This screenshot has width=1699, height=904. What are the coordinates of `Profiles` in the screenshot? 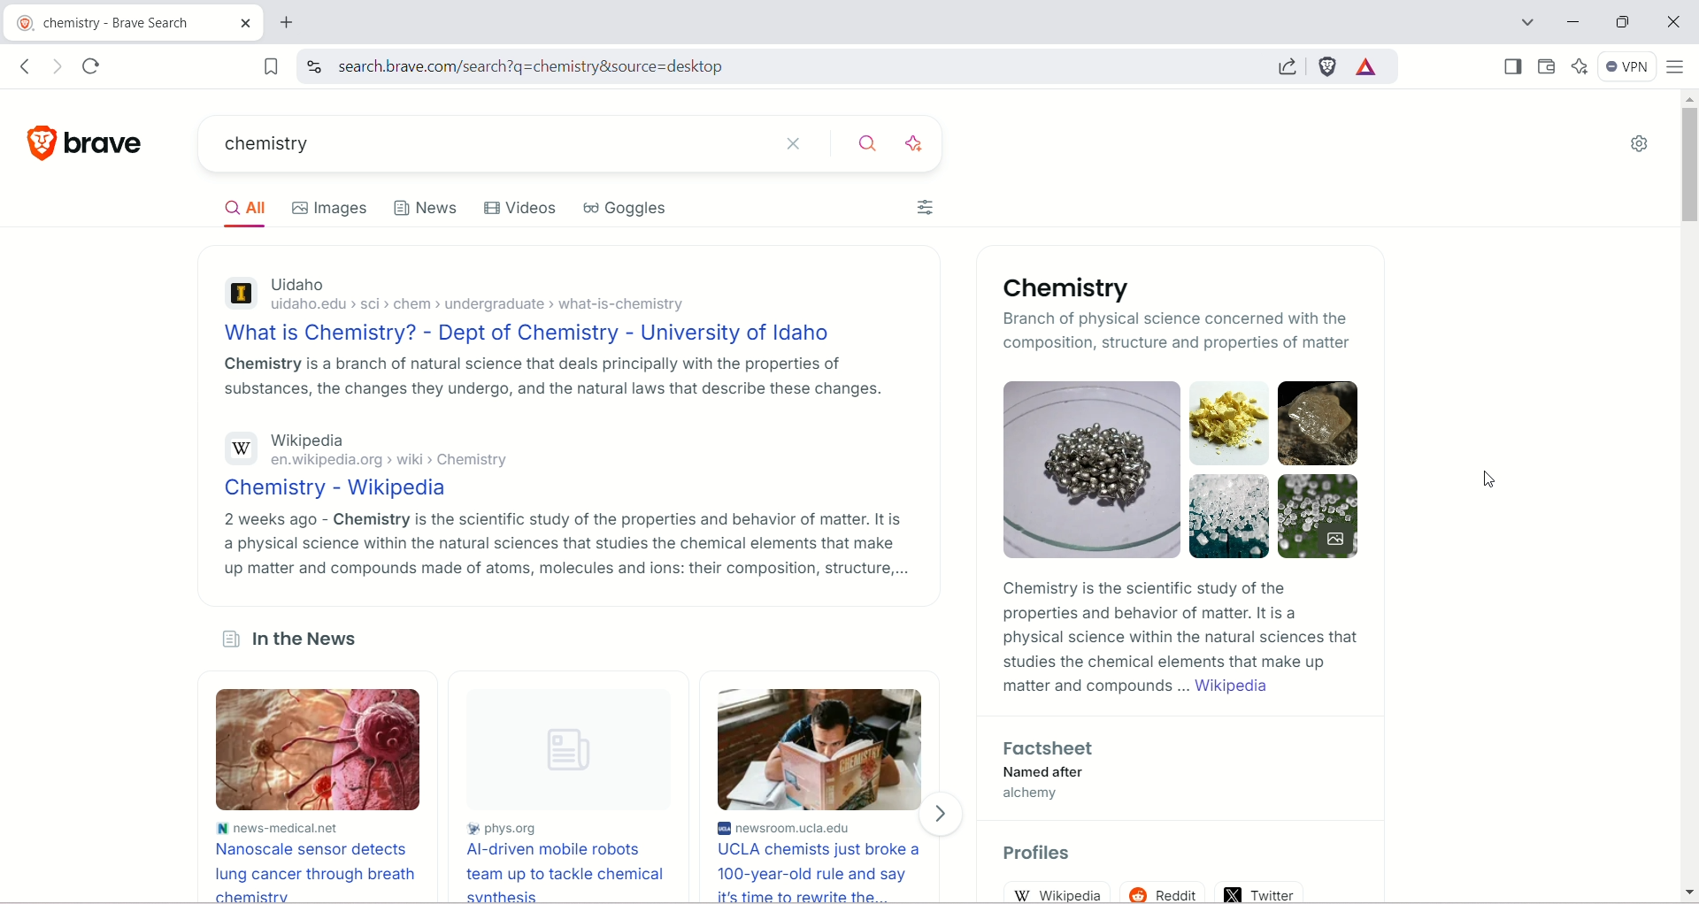 It's located at (1042, 848).